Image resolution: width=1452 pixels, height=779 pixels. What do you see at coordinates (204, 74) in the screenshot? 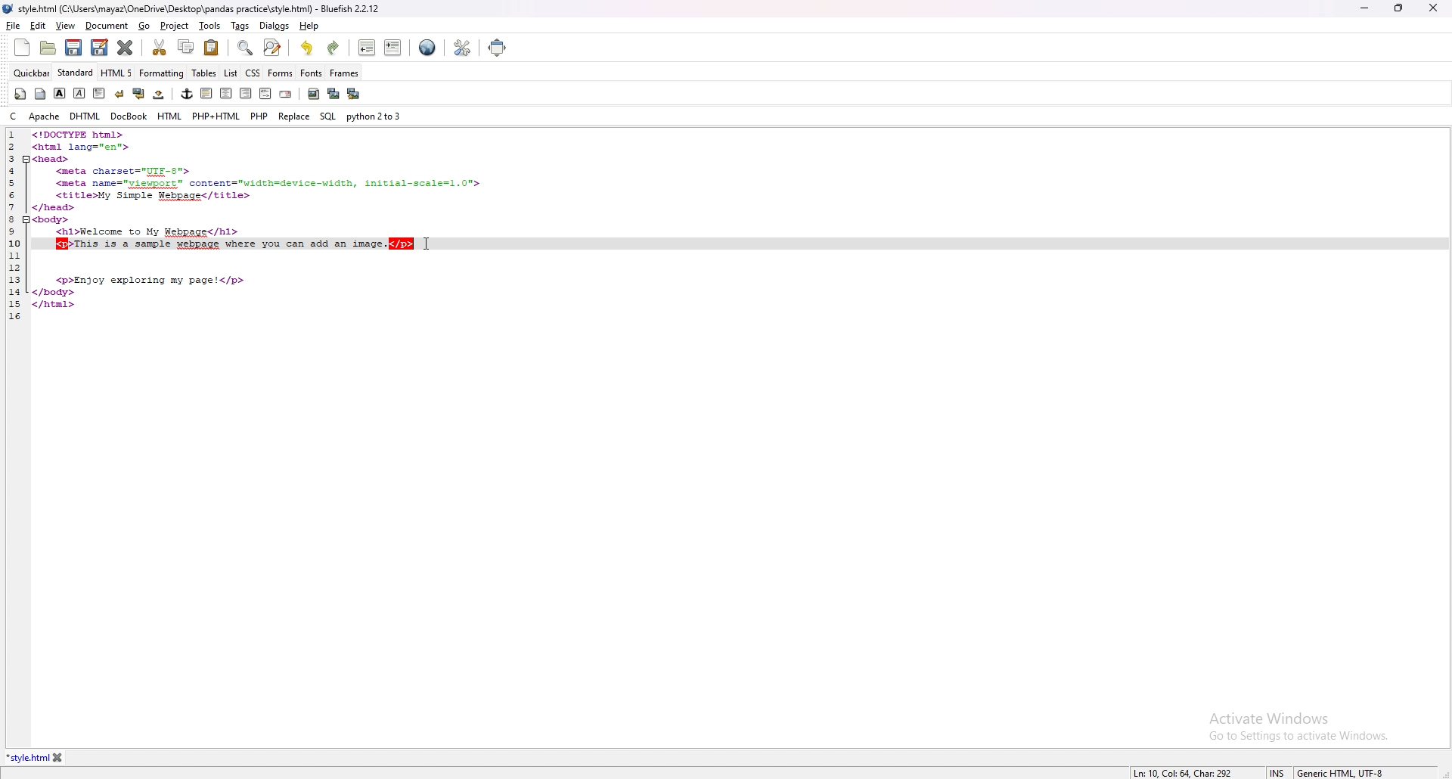
I see `tables` at bounding box center [204, 74].